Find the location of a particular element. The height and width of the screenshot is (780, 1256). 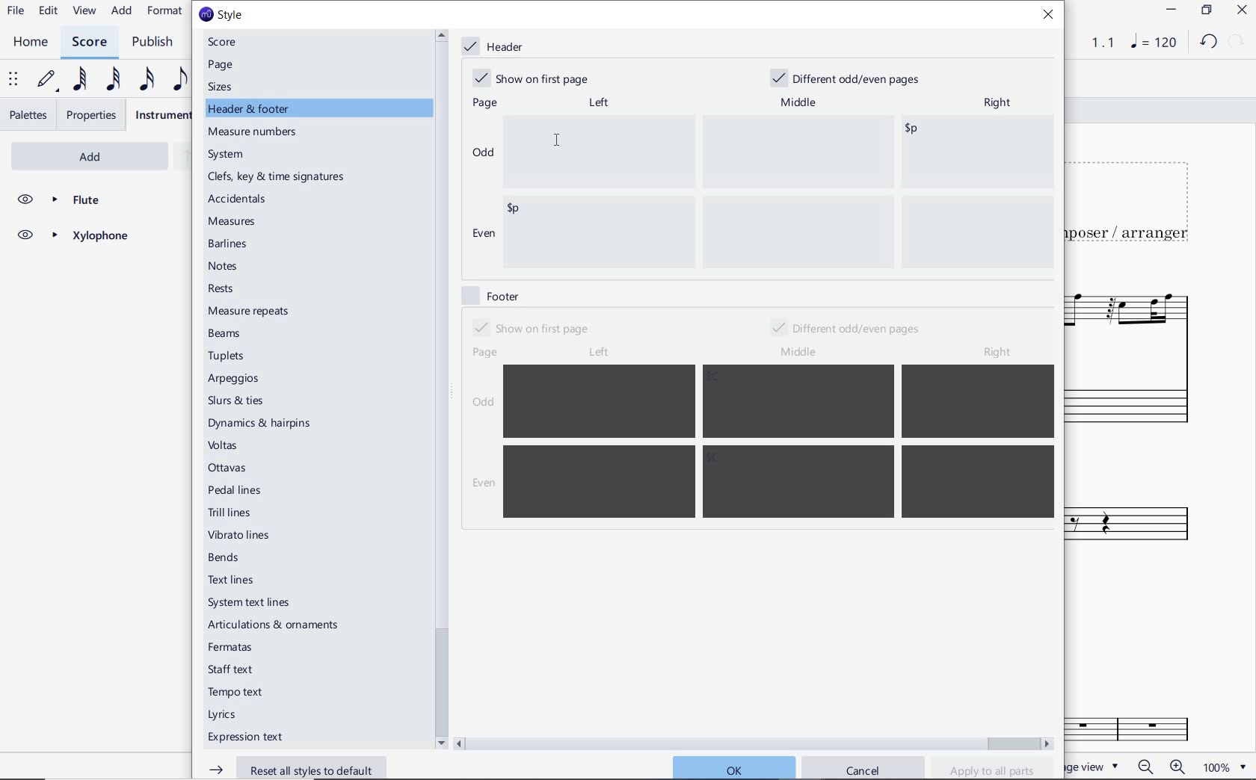

bends is located at coordinates (227, 558).